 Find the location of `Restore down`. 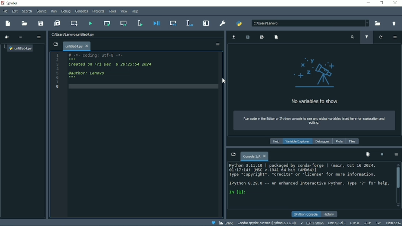

Restore down is located at coordinates (381, 3).